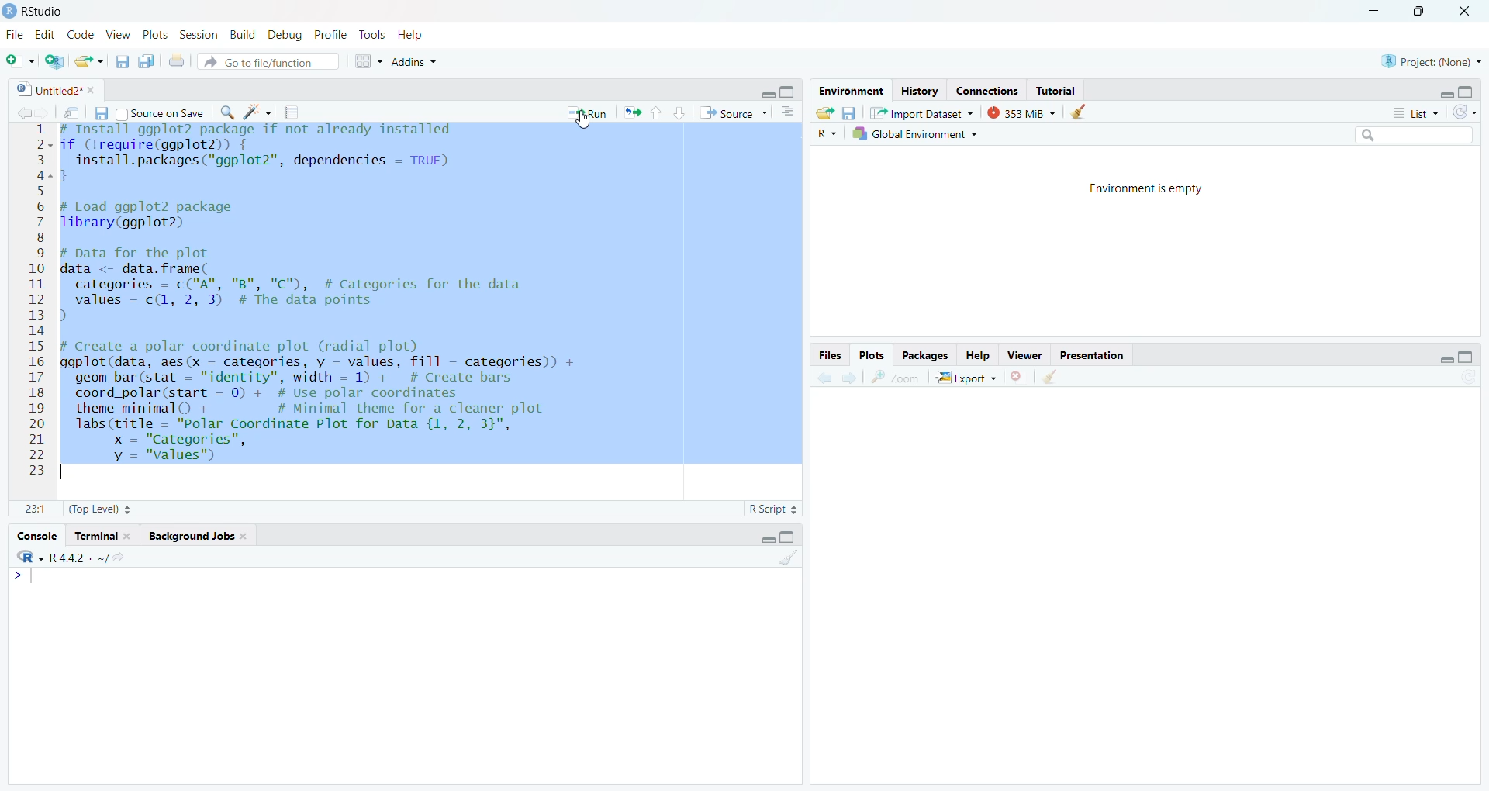 This screenshot has width=1489, height=791. I want to click on re run the previous code, so click(631, 113).